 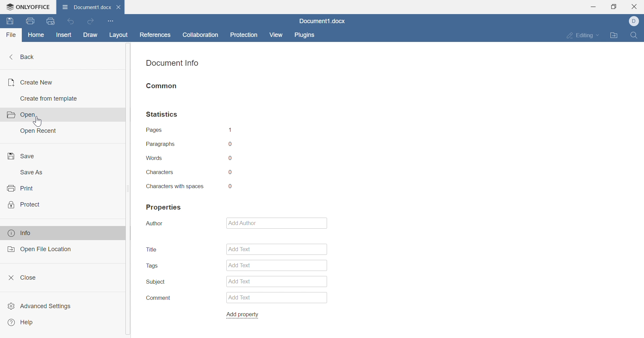 What do you see at coordinates (36, 36) in the screenshot?
I see `home` at bounding box center [36, 36].